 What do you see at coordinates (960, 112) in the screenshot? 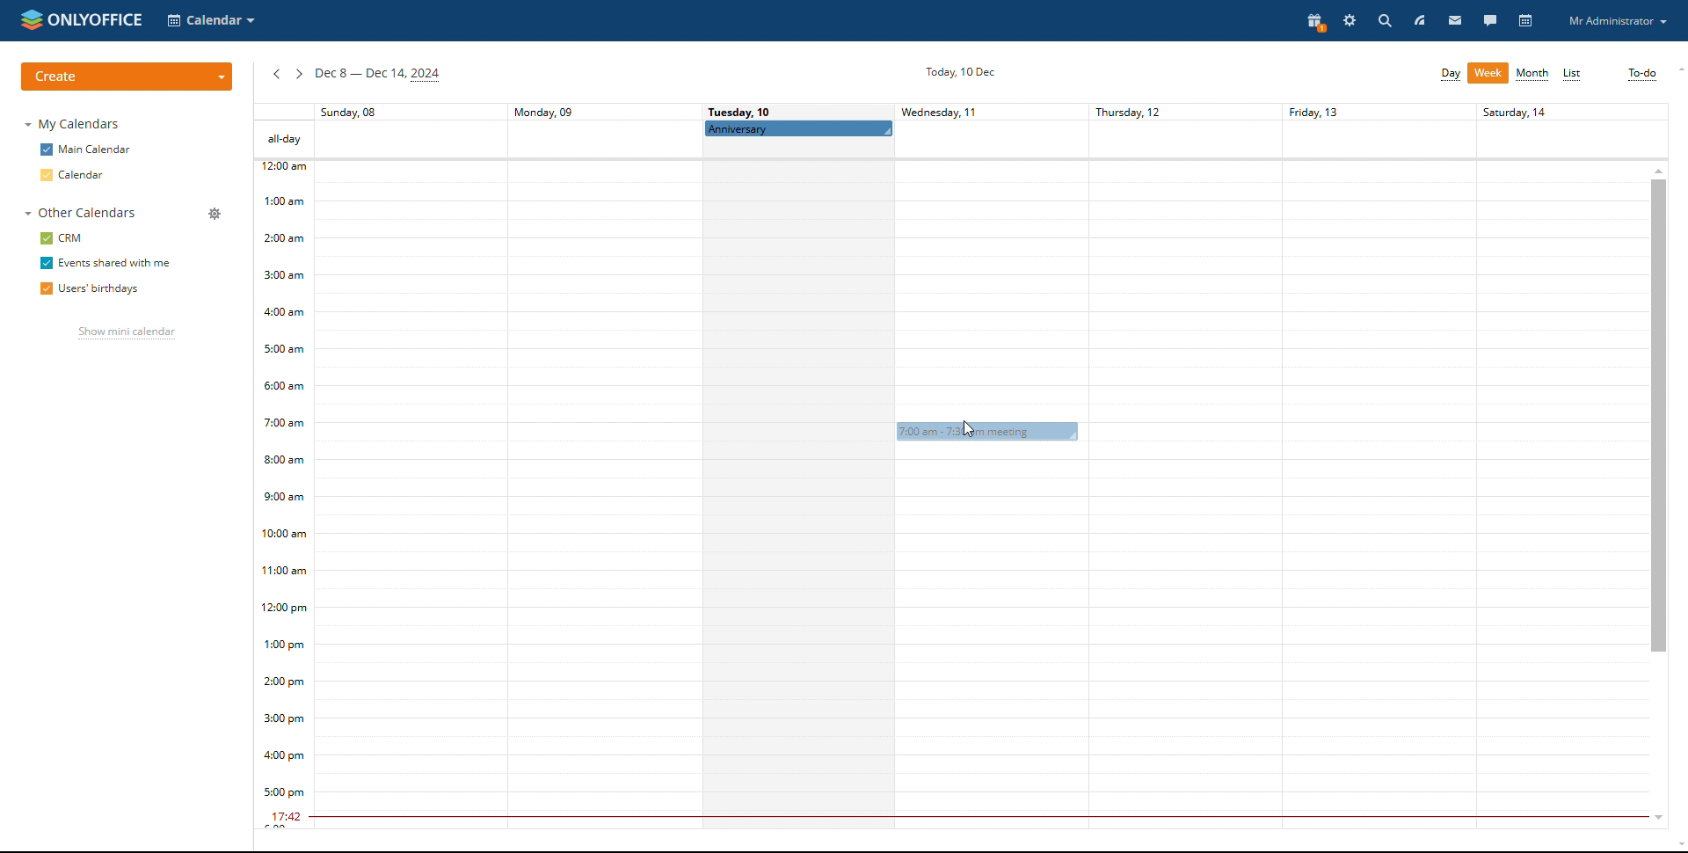
I see `days` at bounding box center [960, 112].